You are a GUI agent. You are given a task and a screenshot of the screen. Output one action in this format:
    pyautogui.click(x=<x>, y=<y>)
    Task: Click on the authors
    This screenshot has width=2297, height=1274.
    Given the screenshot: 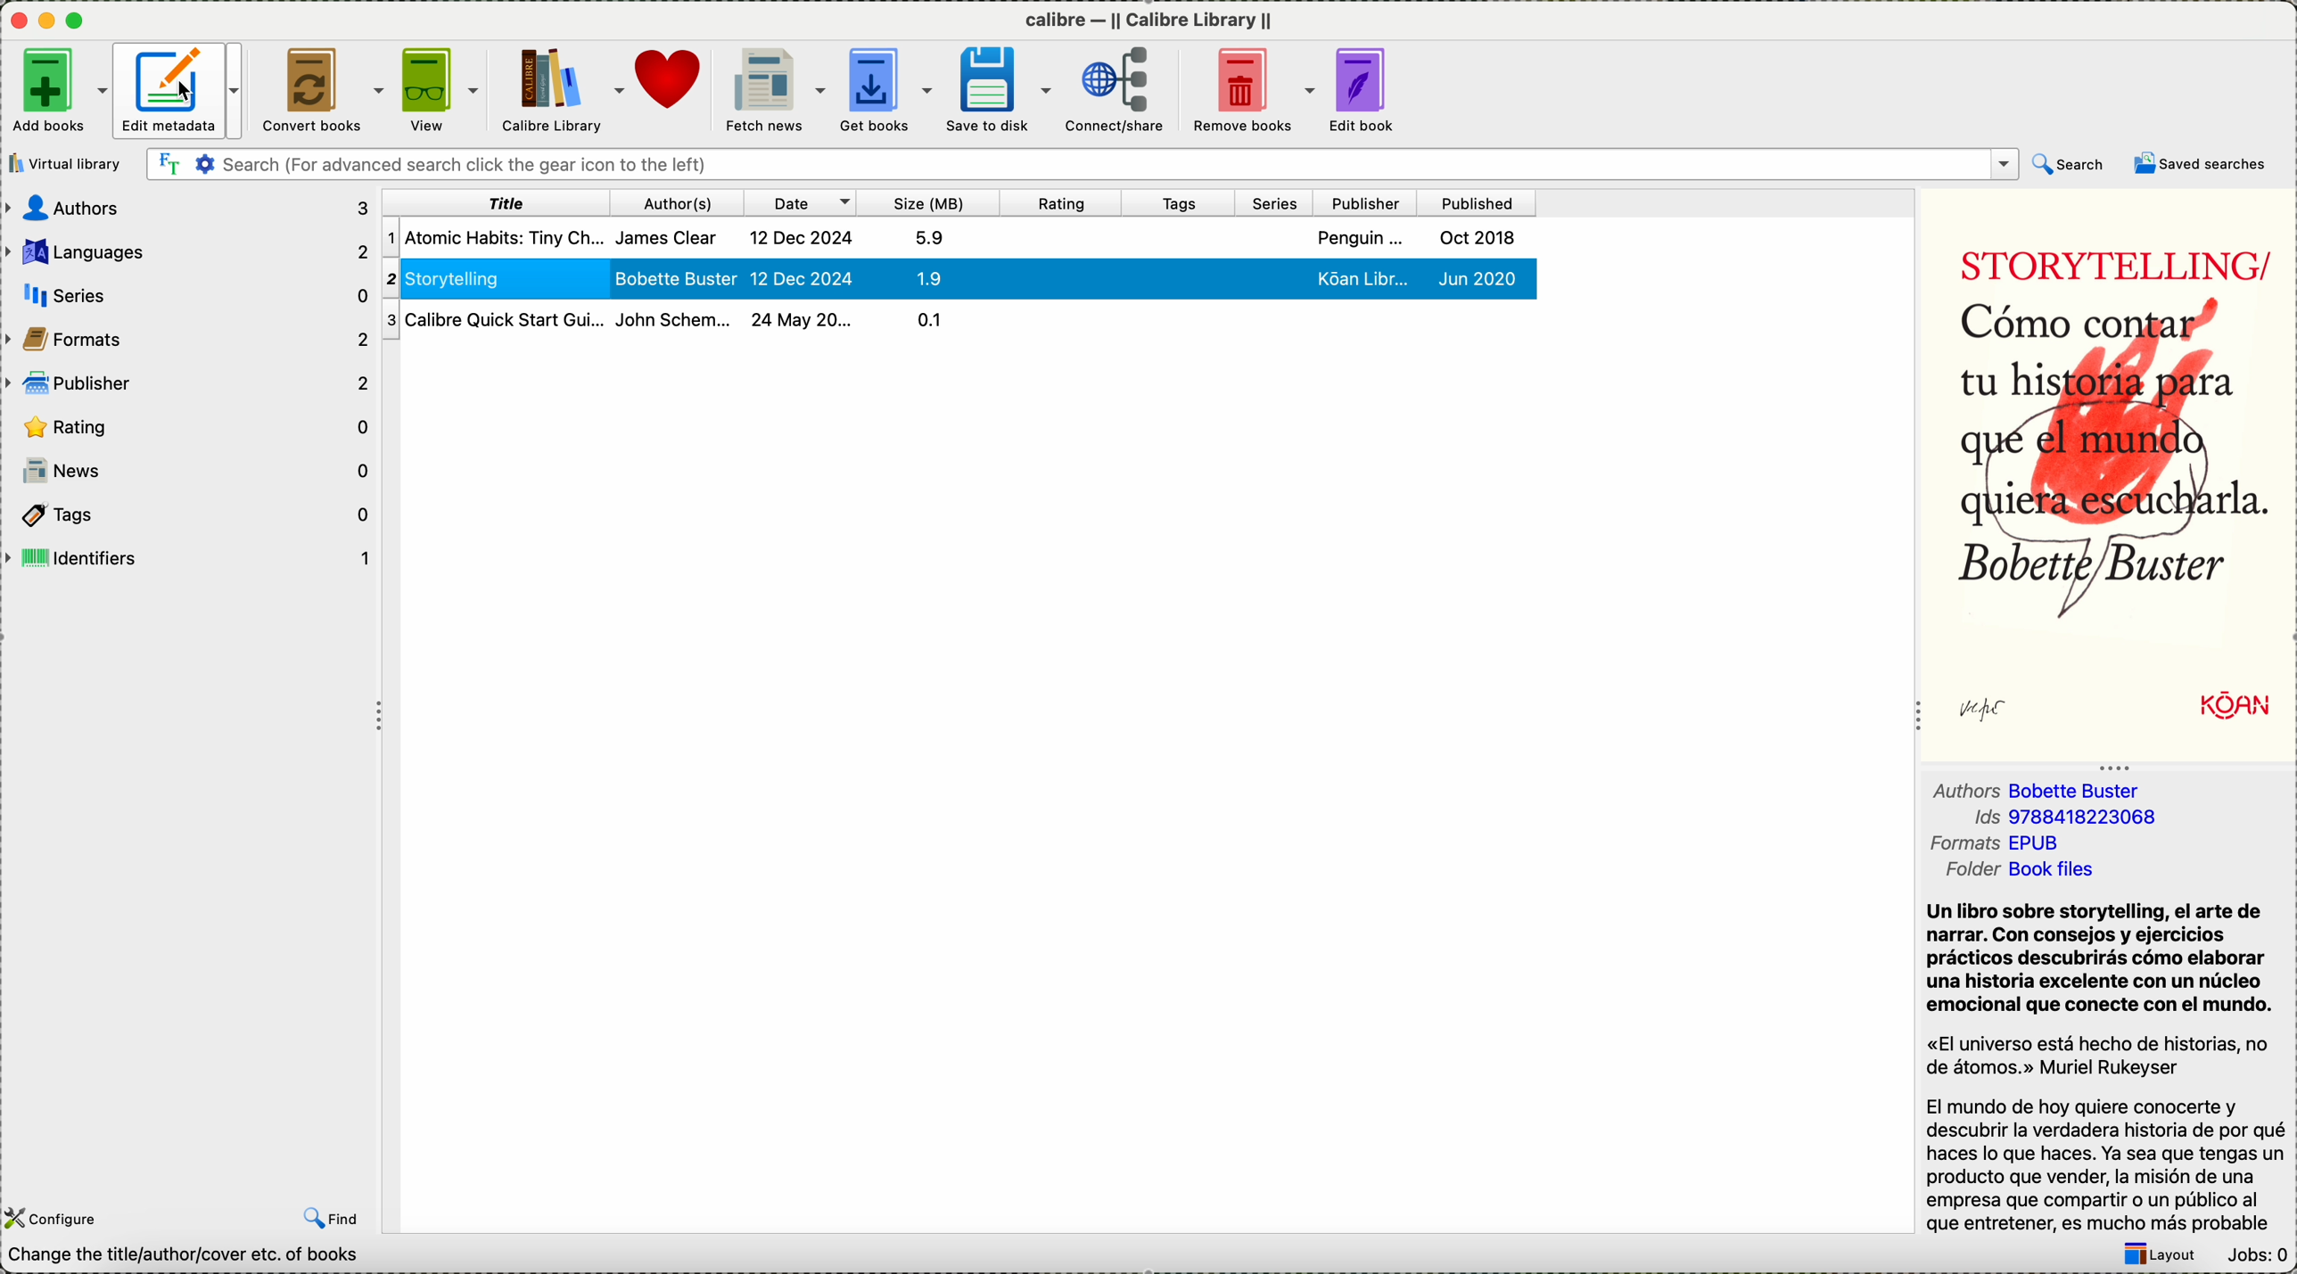 What is the action you would take?
    pyautogui.click(x=188, y=208)
    